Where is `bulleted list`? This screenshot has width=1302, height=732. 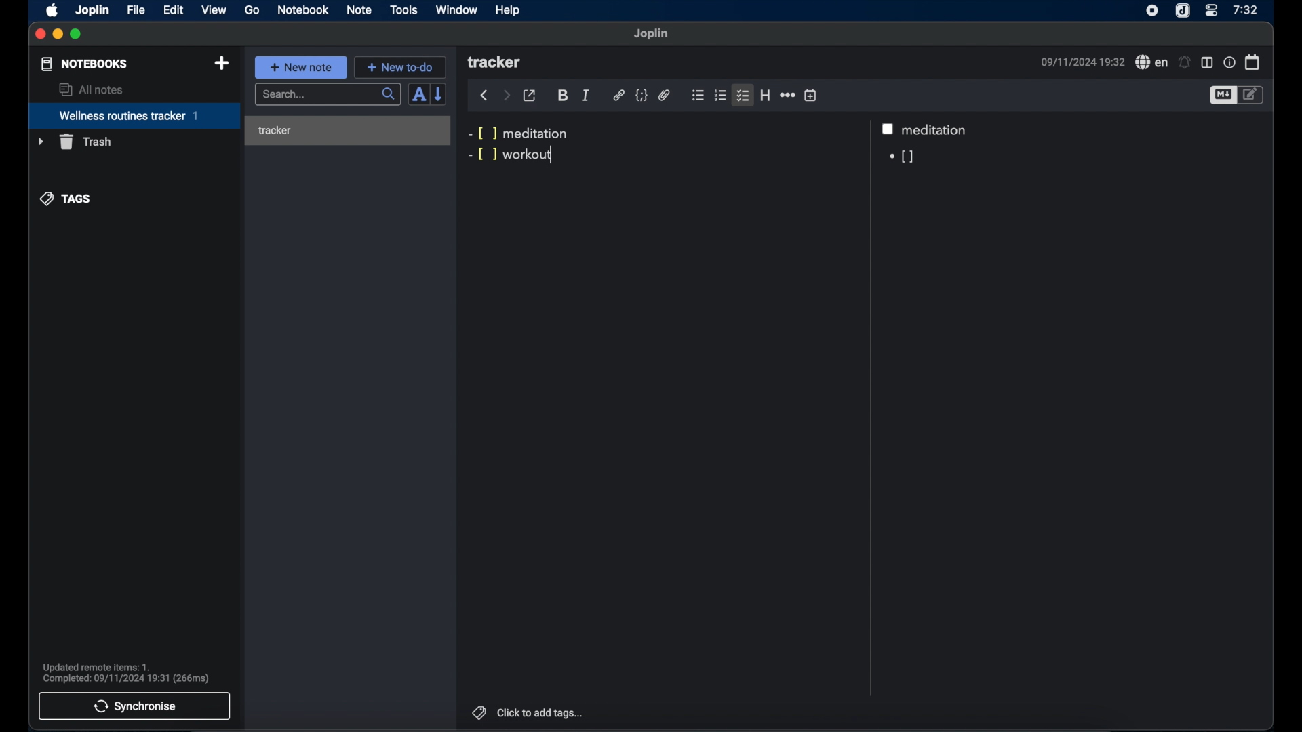 bulleted list is located at coordinates (698, 96).